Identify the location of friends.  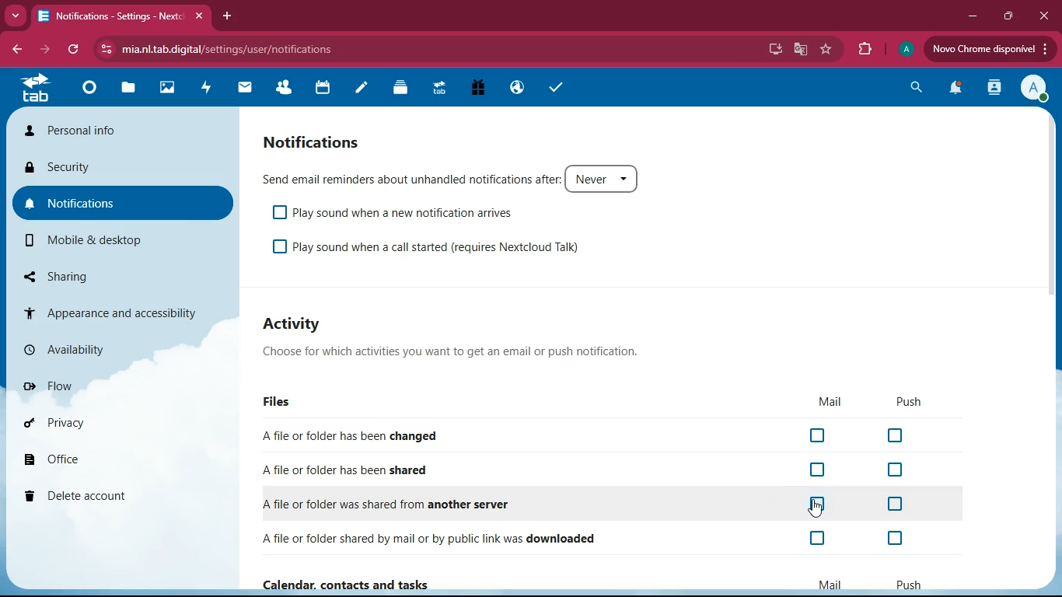
(279, 88).